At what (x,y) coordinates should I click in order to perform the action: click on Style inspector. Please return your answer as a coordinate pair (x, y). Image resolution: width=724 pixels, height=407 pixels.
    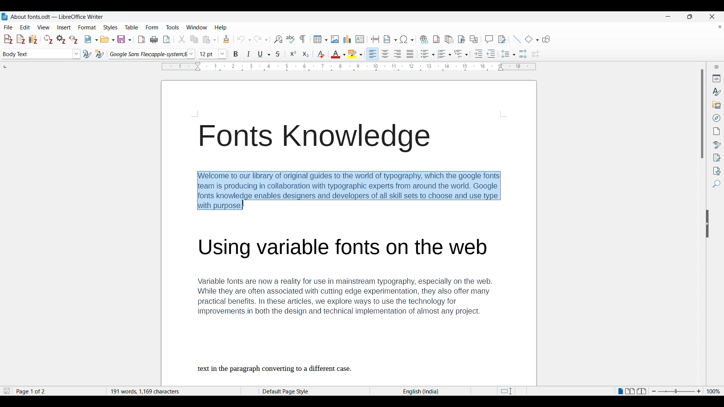
    Looking at the image, I should click on (717, 145).